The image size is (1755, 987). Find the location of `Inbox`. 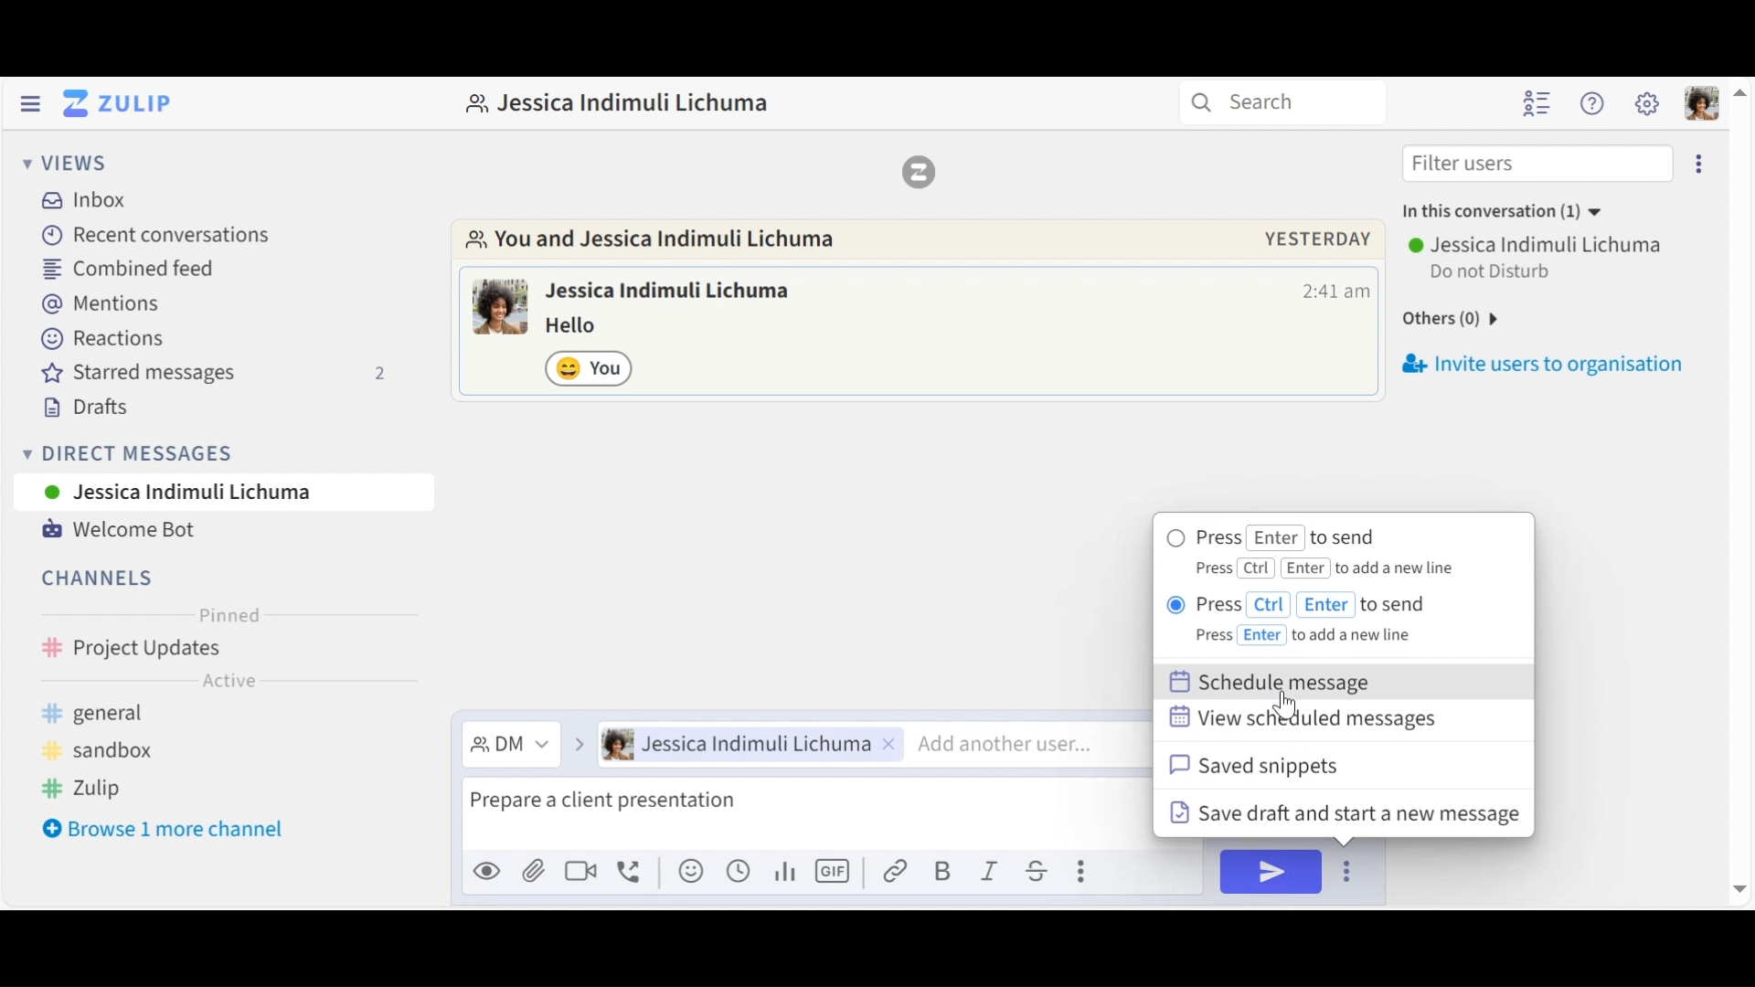

Inbox is located at coordinates (85, 199).